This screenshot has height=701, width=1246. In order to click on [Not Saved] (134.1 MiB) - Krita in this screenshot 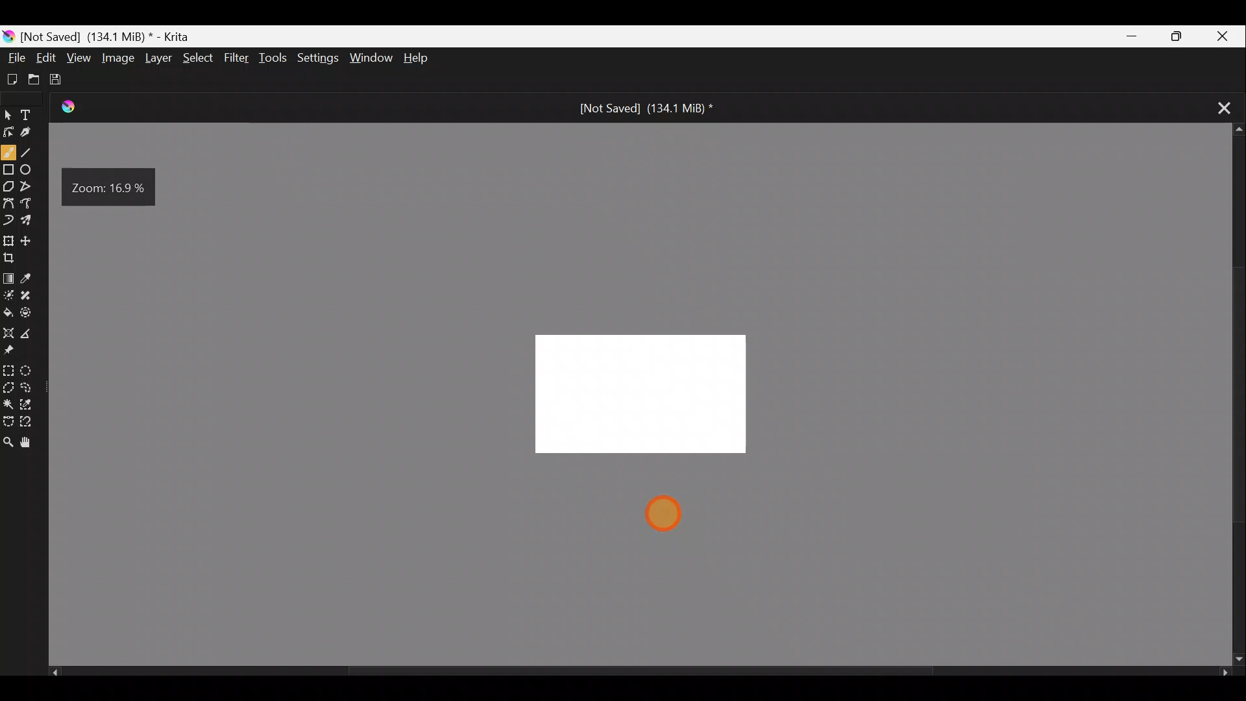, I will do `click(137, 34)`.